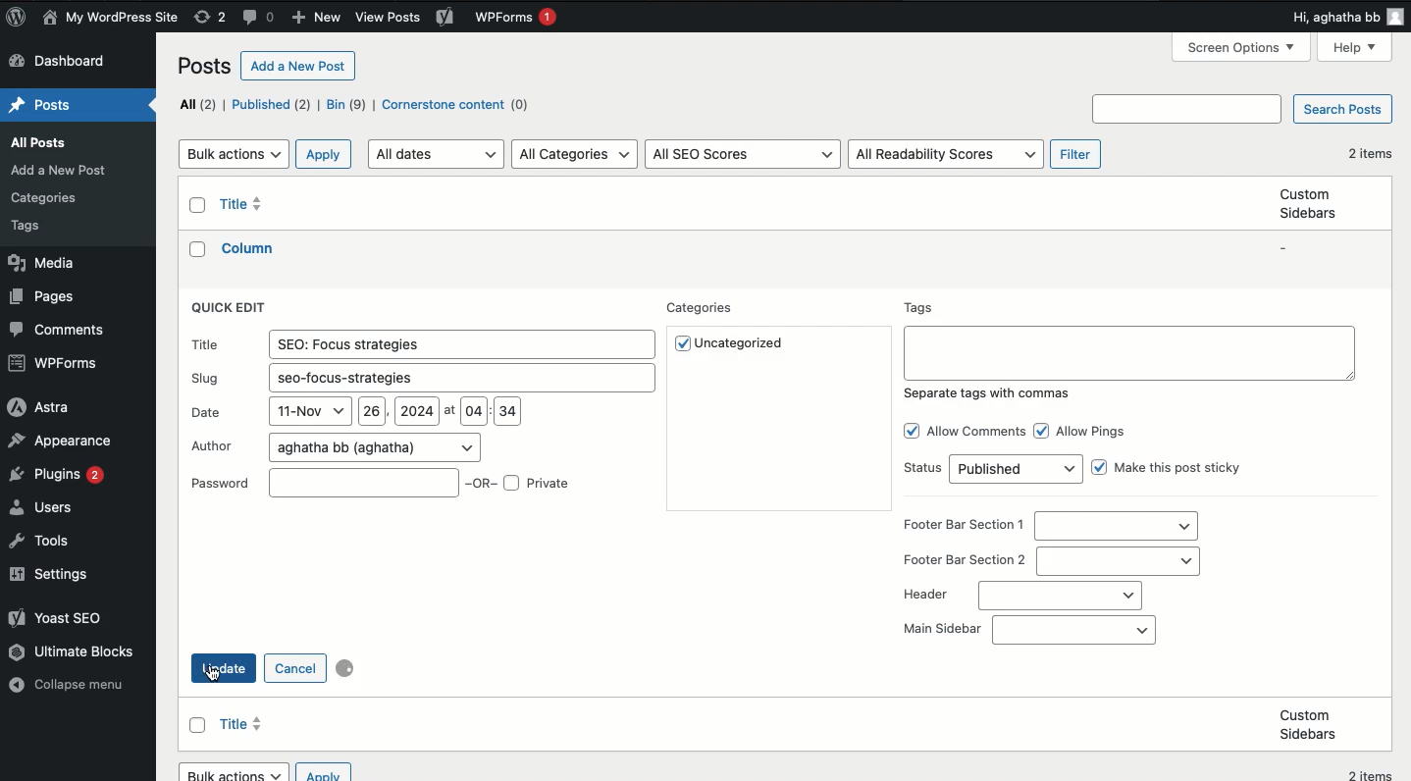 This screenshot has height=781, width=1411. I want to click on Checkbox, so click(512, 484).